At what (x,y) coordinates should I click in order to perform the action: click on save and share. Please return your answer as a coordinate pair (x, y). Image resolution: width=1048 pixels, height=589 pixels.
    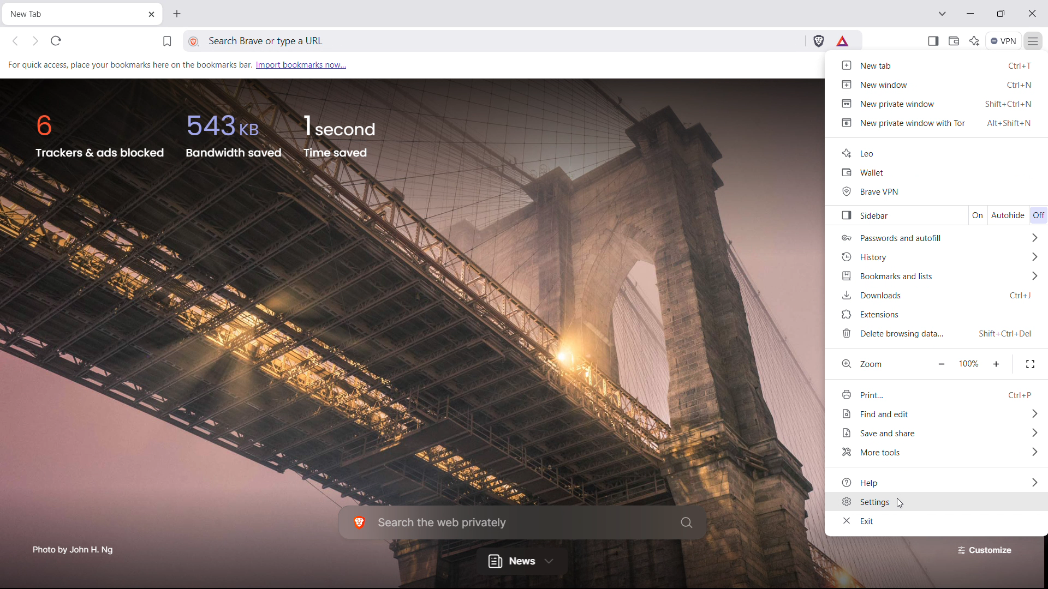
    Looking at the image, I should click on (936, 433).